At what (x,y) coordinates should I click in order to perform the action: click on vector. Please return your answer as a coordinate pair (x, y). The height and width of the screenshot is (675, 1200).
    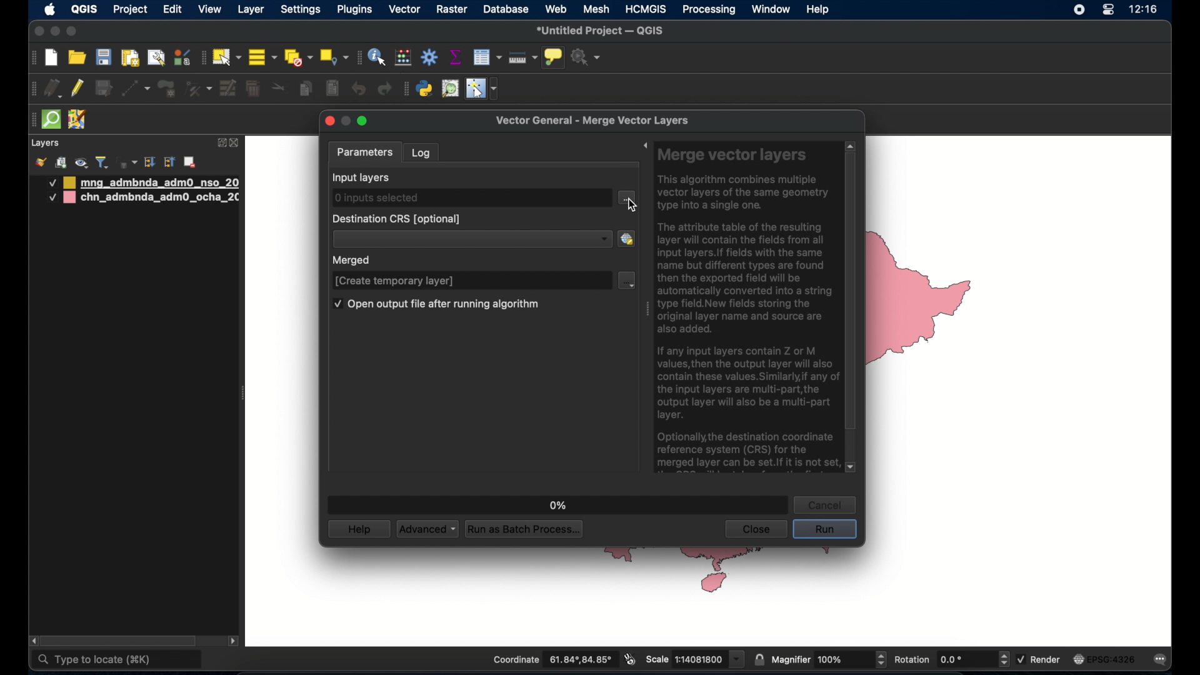
    Looking at the image, I should click on (405, 9).